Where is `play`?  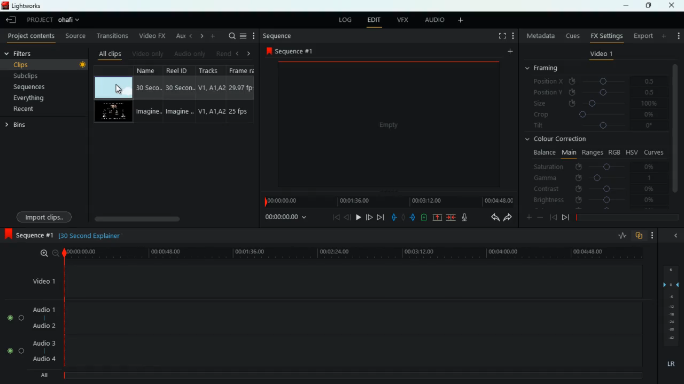 play is located at coordinates (358, 218).